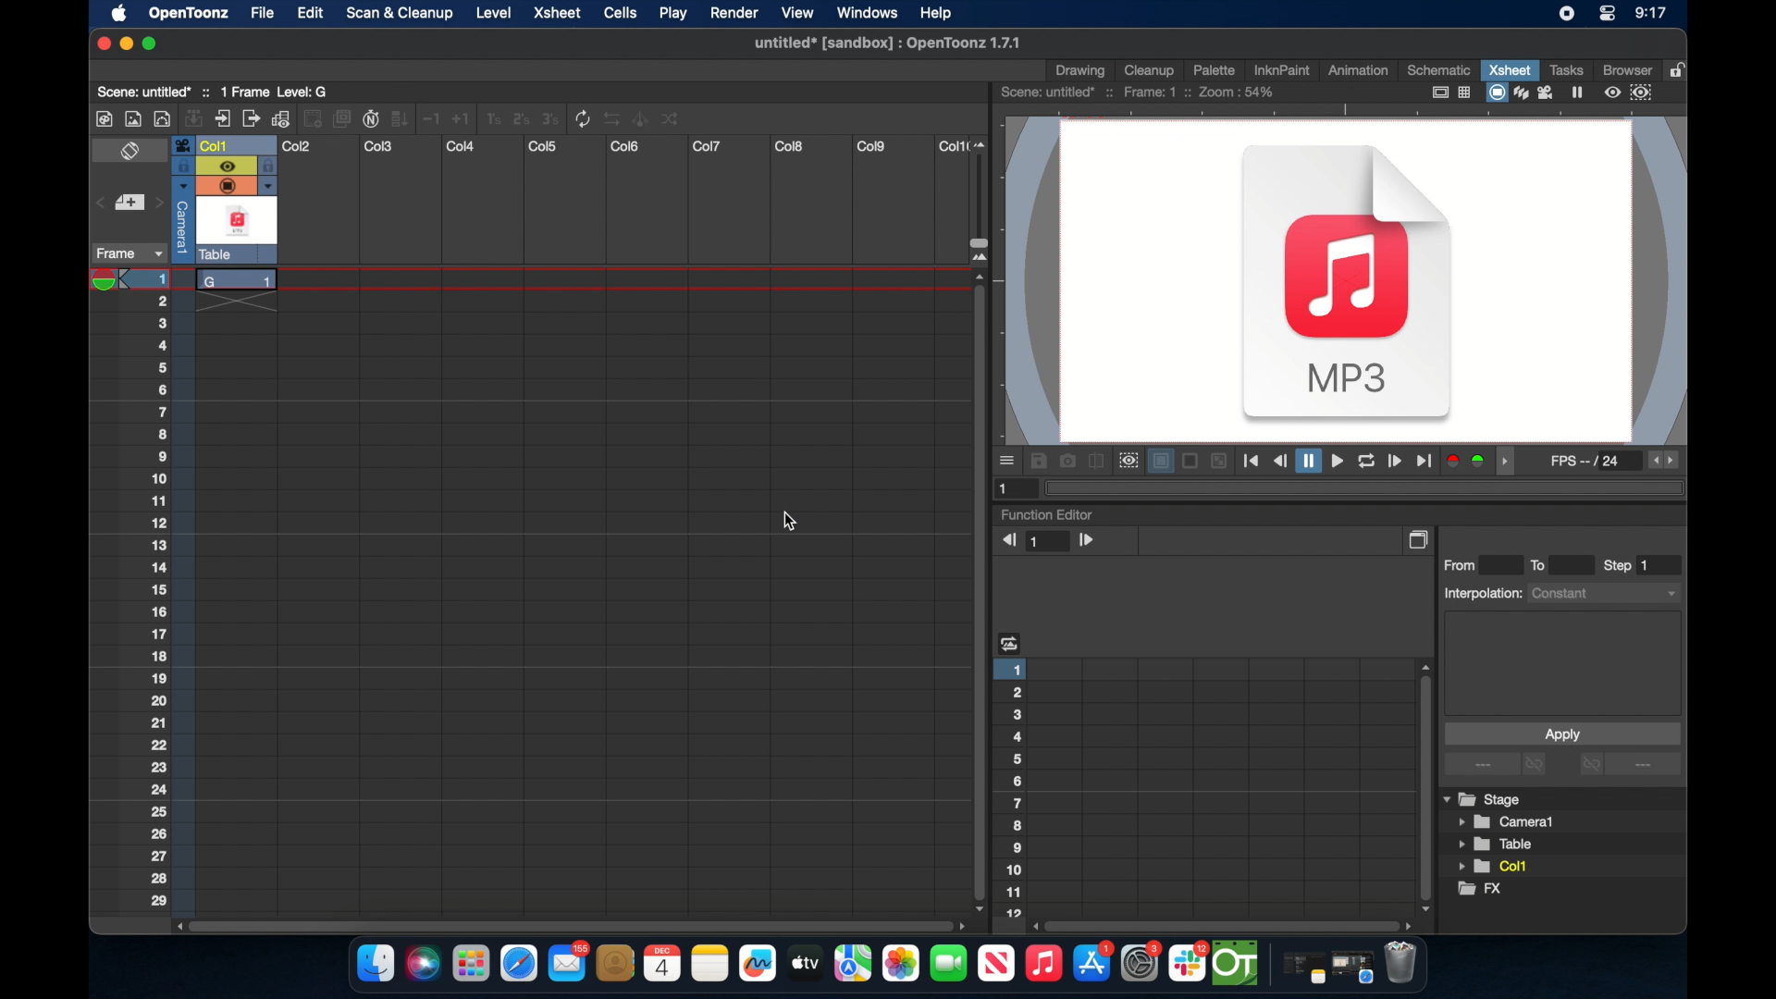 The width and height of the screenshot is (1776, 999). What do you see at coordinates (1631, 92) in the screenshot?
I see `preview` at bounding box center [1631, 92].